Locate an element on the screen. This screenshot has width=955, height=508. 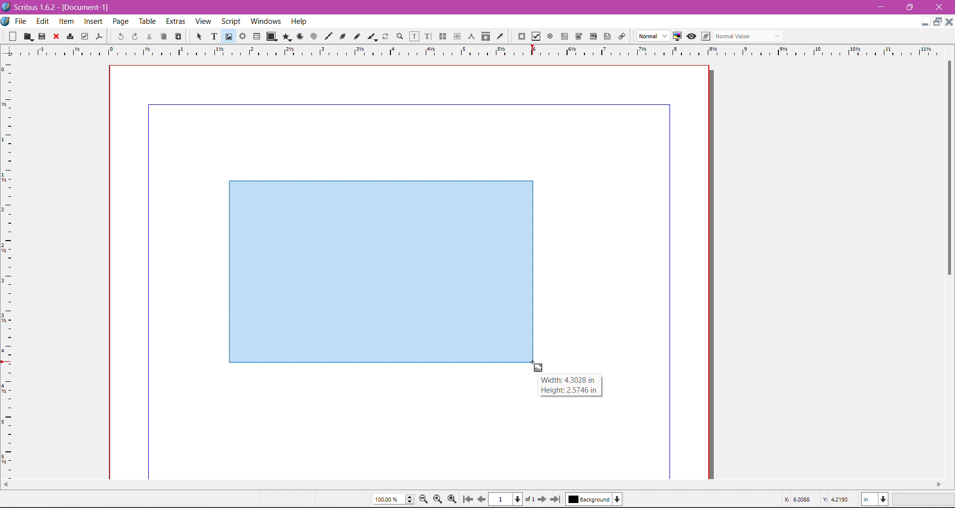
Go to the first page is located at coordinates (469, 499).